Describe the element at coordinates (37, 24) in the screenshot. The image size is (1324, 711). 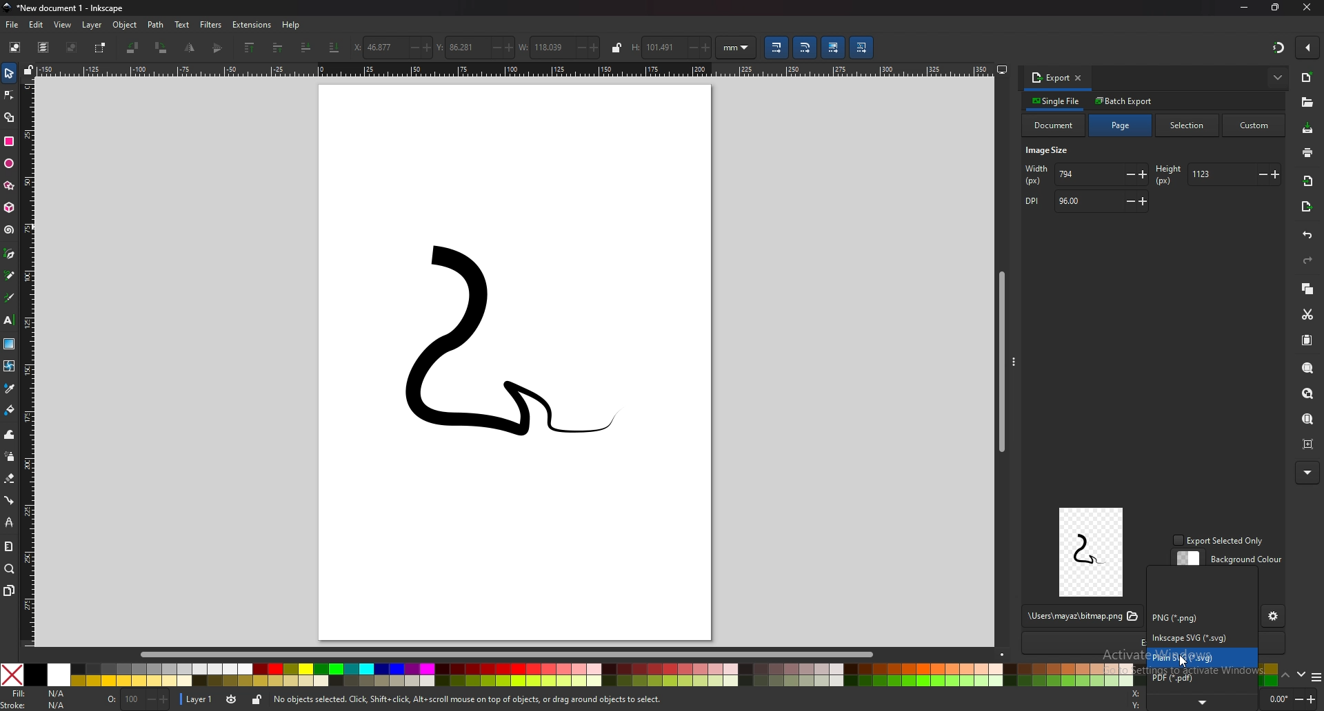
I see `edit` at that location.